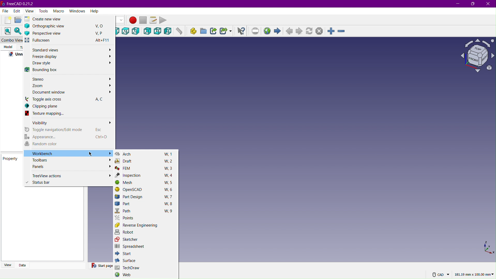 The width and height of the screenshot is (496, 279). I want to click on Start Page, so click(102, 266).